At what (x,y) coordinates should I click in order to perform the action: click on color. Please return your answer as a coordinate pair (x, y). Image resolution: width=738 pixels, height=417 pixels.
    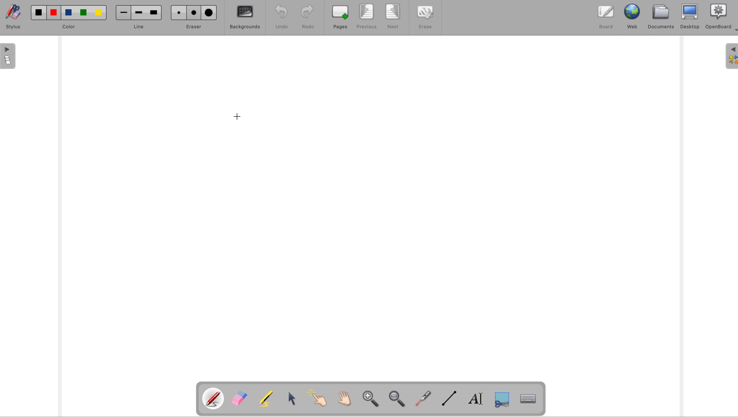
    Looking at the image, I should click on (70, 17).